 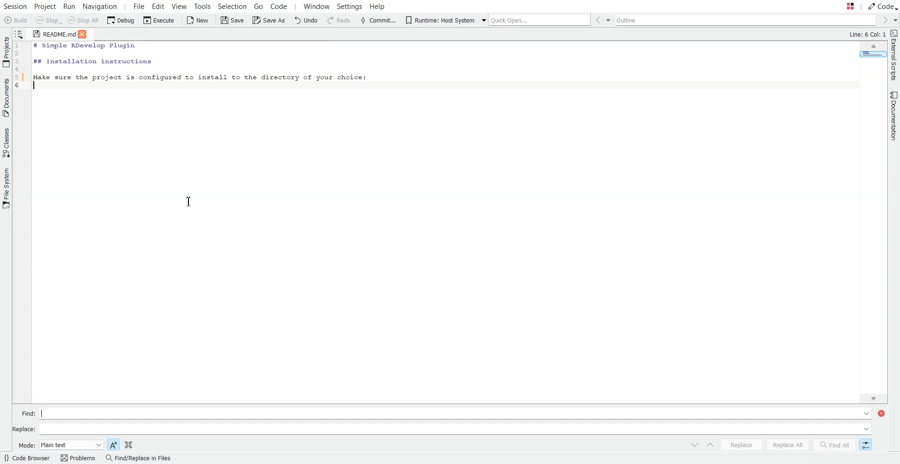 What do you see at coordinates (442, 429) in the screenshot?
I see `Replace` at bounding box center [442, 429].